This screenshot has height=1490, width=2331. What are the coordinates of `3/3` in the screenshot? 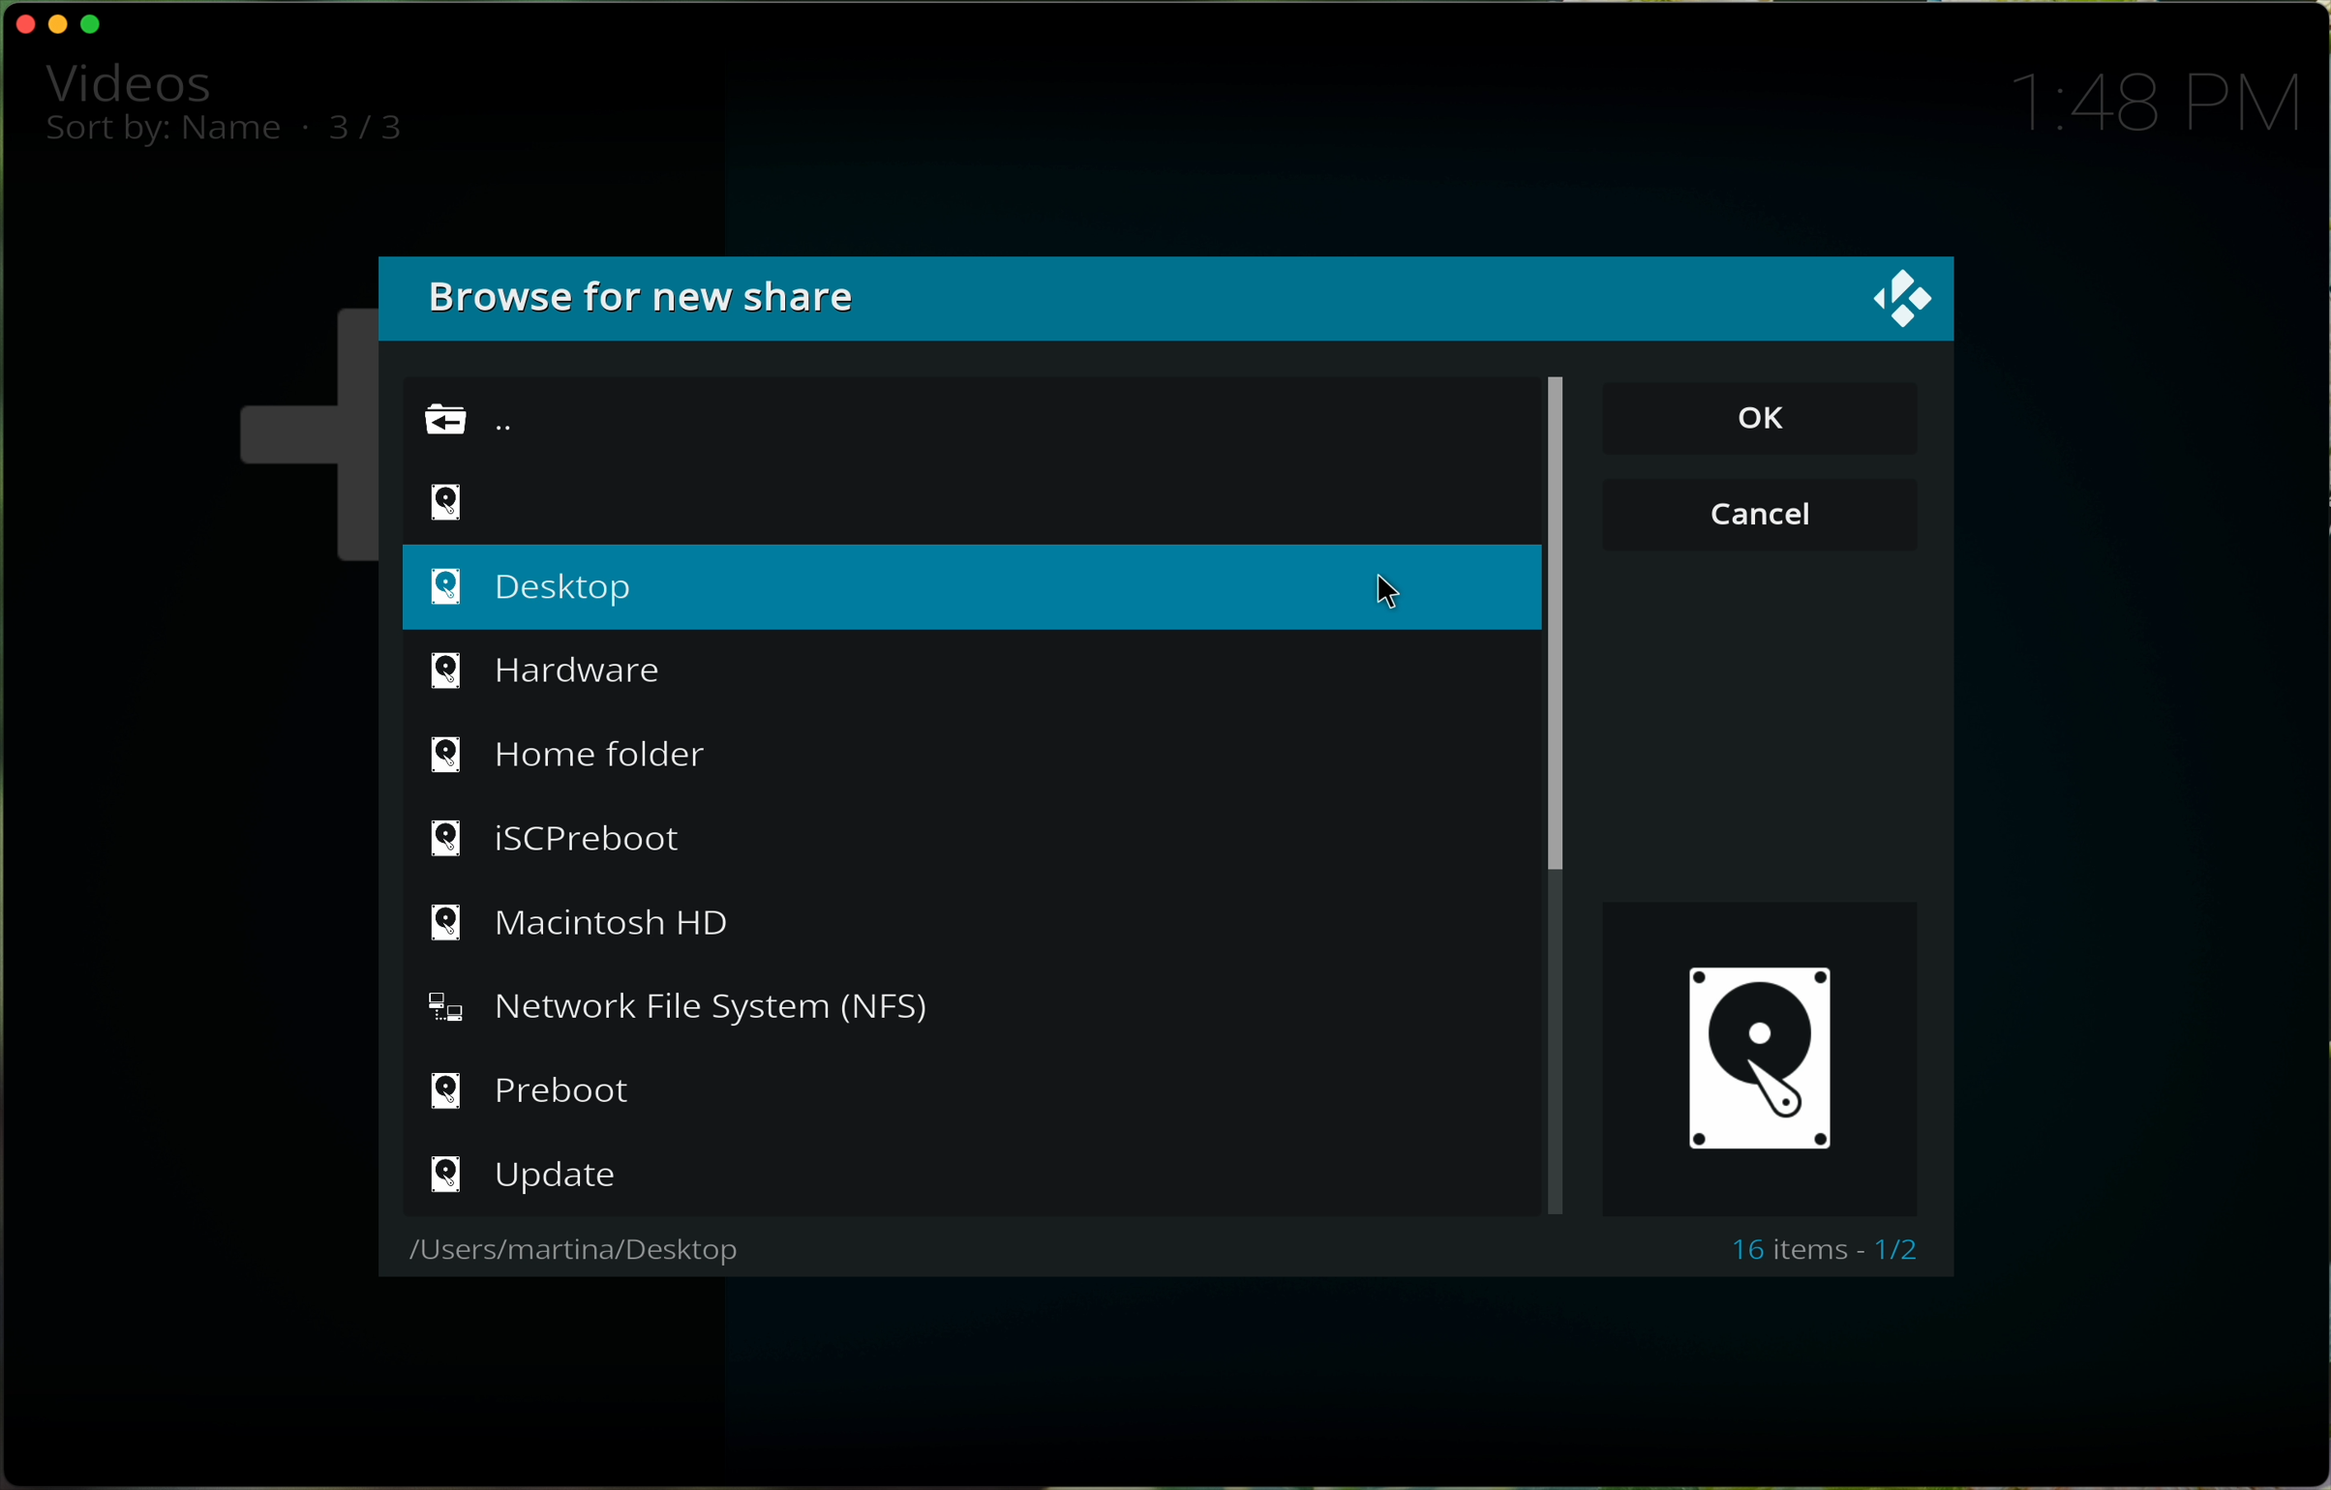 It's located at (382, 130).